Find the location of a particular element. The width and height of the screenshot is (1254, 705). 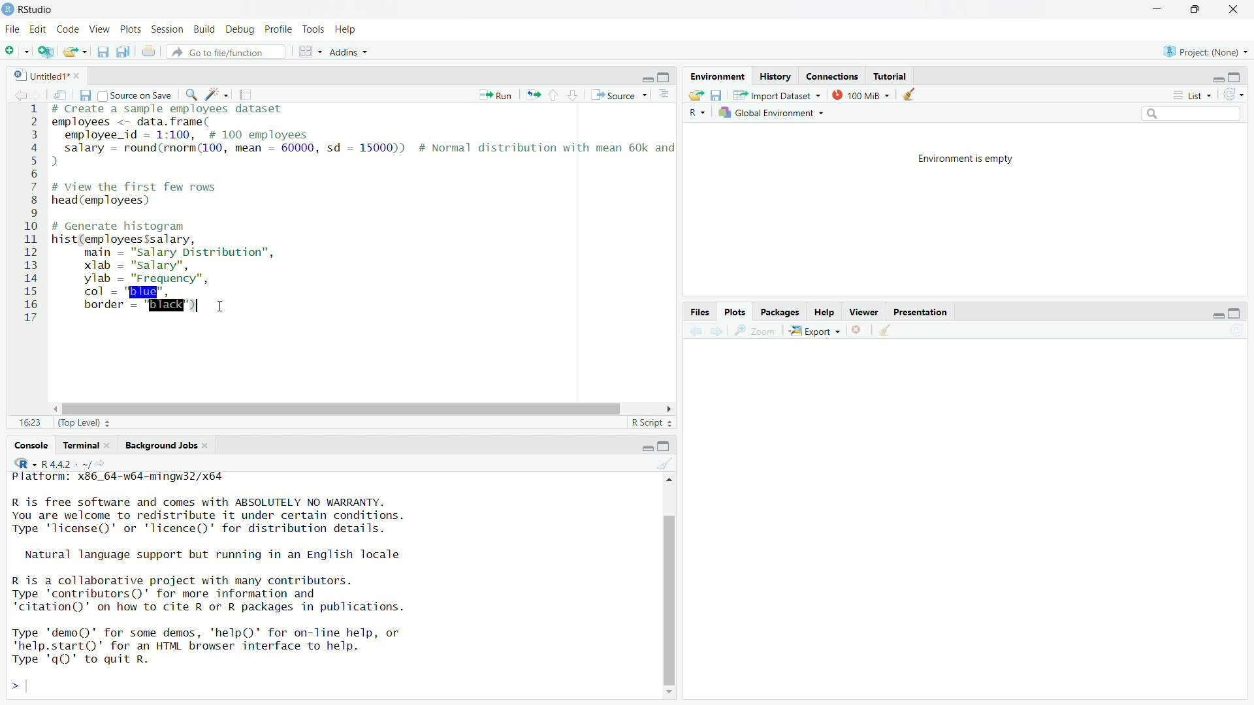

Environment is empty is located at coordinates (964, 160).